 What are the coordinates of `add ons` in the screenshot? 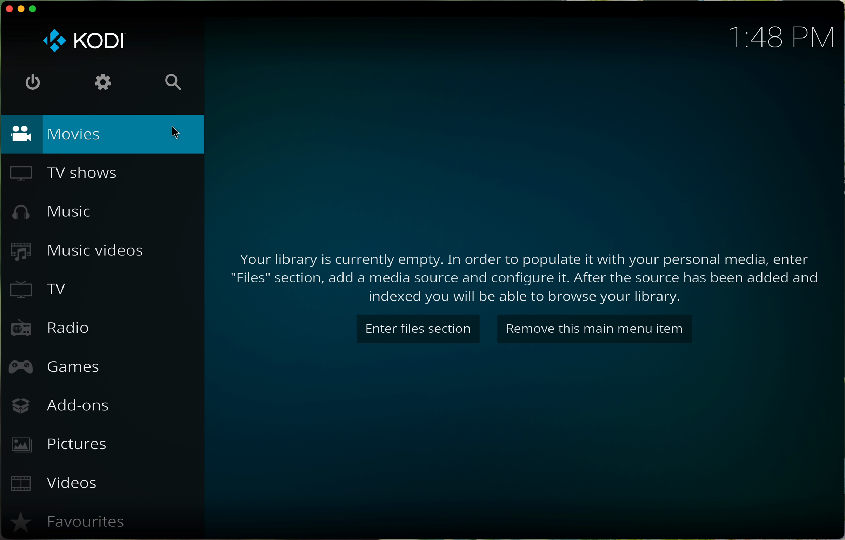 It's located at (69, 405).